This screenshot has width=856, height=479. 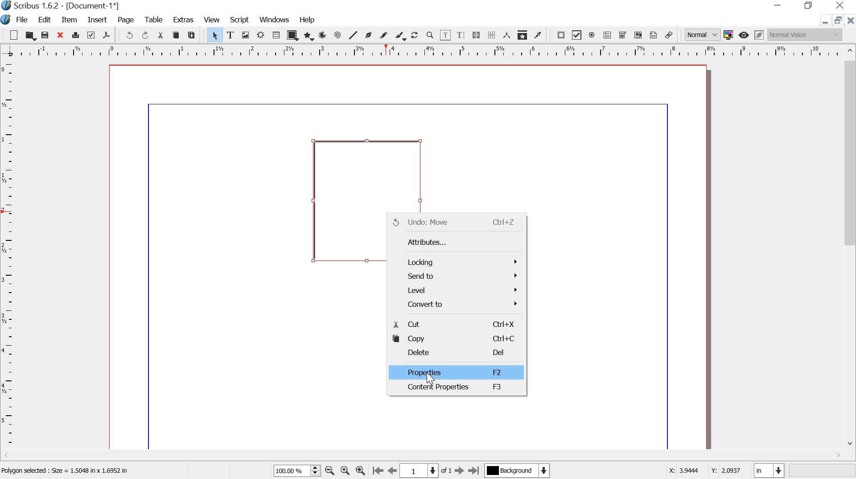 What do you see at coordinates (344, 200) in the screenshot?
I see `object` at bounding box center [344, 200].